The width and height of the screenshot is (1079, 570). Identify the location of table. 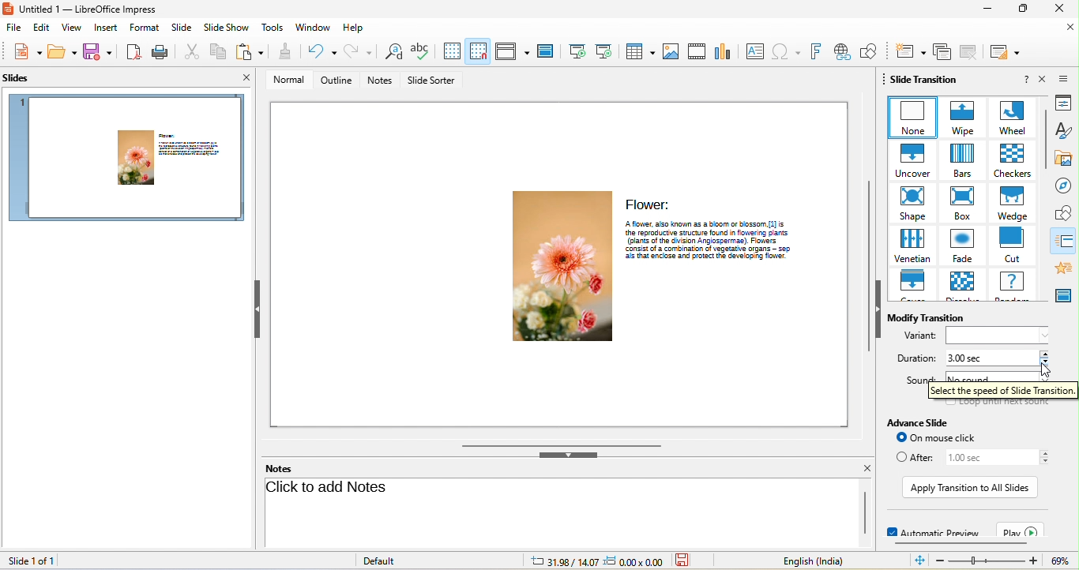
(637, 51).